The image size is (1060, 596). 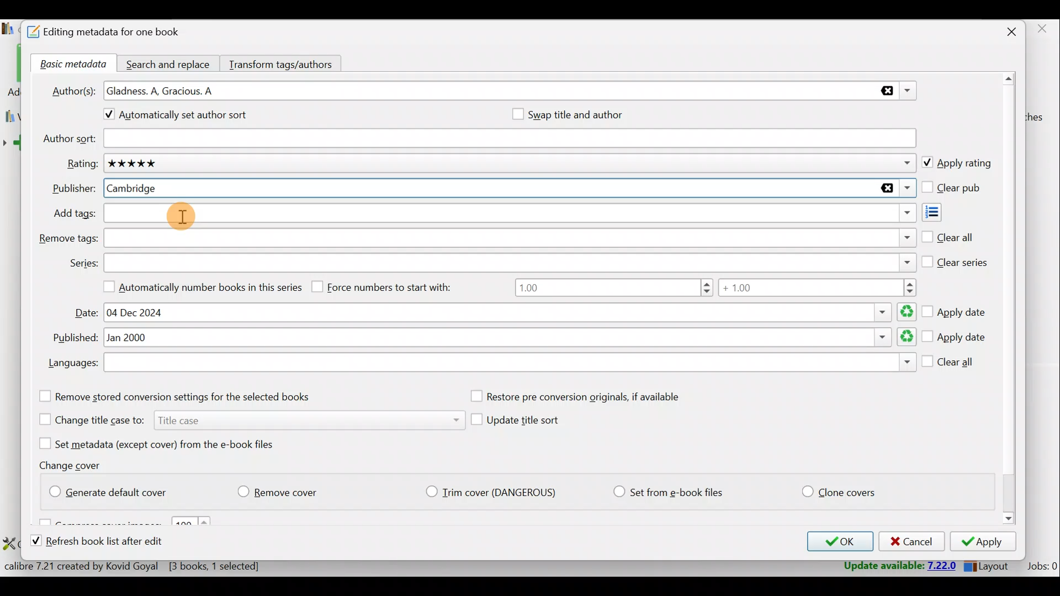 What do you see at coordinates (953, 188) in the screenshot?
I see `Clear pub` at bounding box center [953, 188].